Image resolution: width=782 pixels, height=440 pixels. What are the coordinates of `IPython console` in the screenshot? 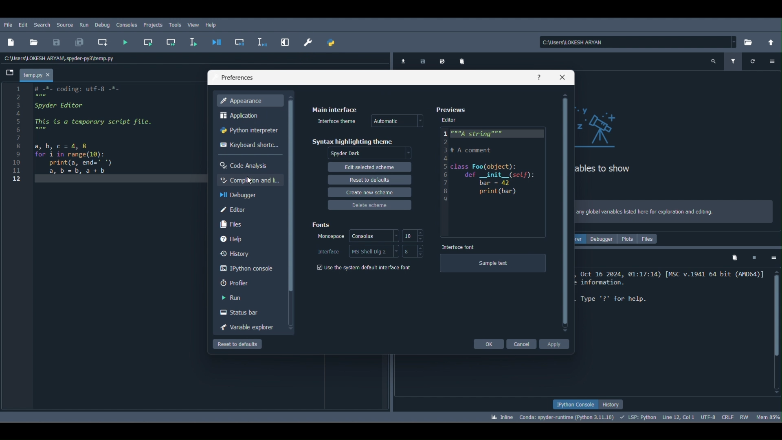 It's located at (571, 404).